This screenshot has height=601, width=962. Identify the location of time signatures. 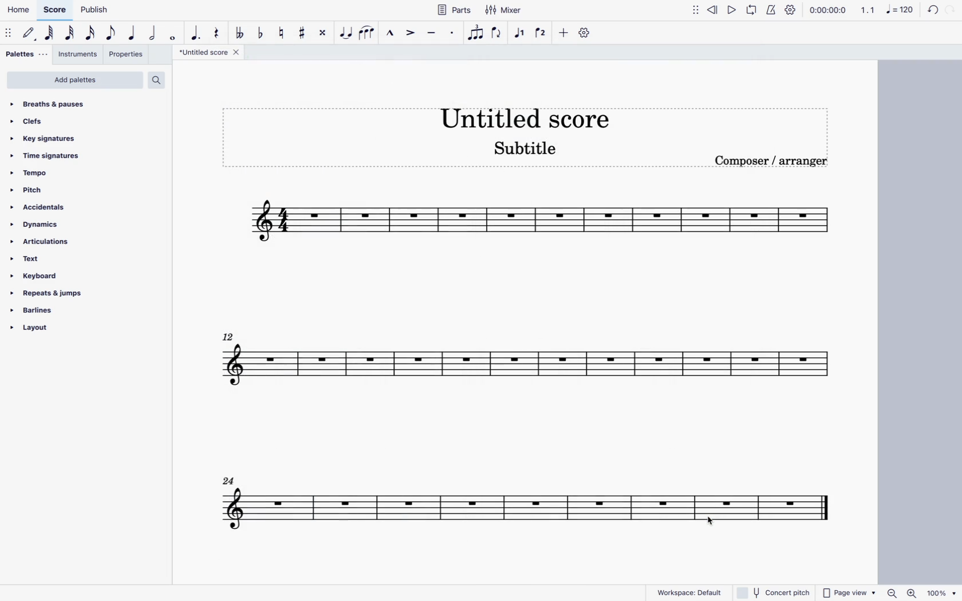
(49, 156).